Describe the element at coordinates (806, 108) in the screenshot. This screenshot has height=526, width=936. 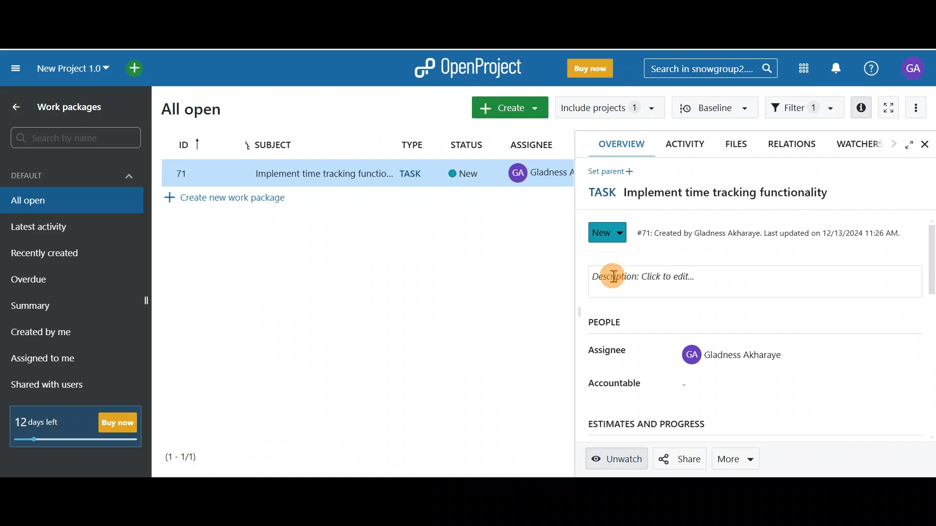
I see `Filter` at that location.